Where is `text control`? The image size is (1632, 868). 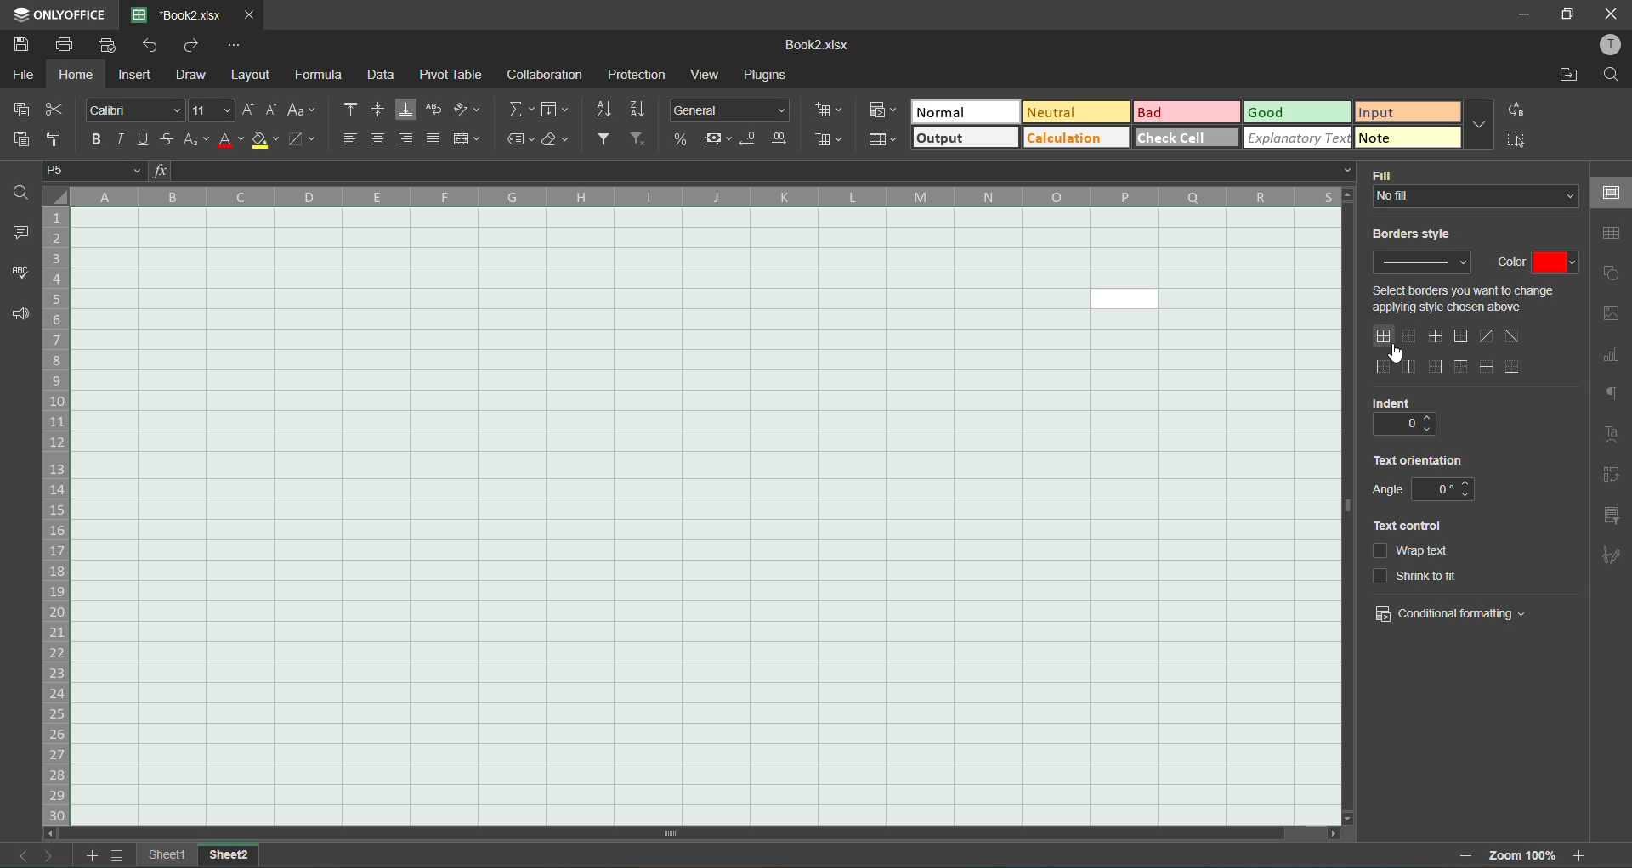 text control is located at coordinates (1406, 526).